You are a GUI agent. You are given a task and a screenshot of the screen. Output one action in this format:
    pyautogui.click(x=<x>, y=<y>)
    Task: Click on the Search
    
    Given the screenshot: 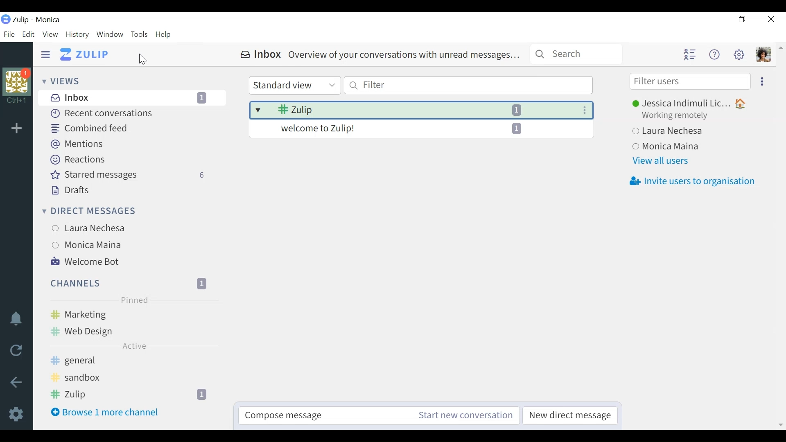 What is the action you would take?
    pyautogui.click(x=575, y=54)
    